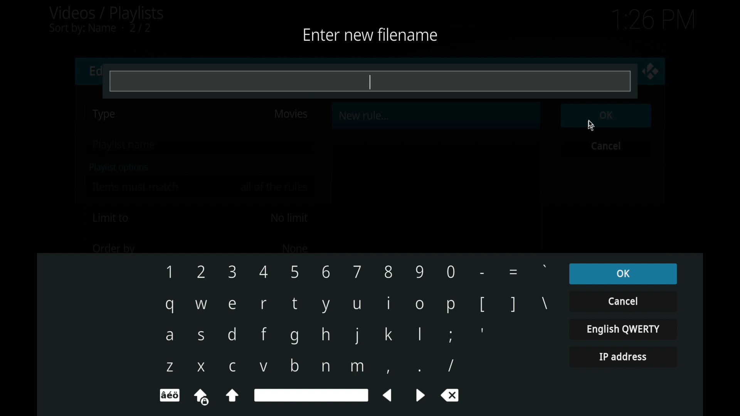 The width and height of the screenshot is (740, 416). I want to click on cancel, so click(622, 301).